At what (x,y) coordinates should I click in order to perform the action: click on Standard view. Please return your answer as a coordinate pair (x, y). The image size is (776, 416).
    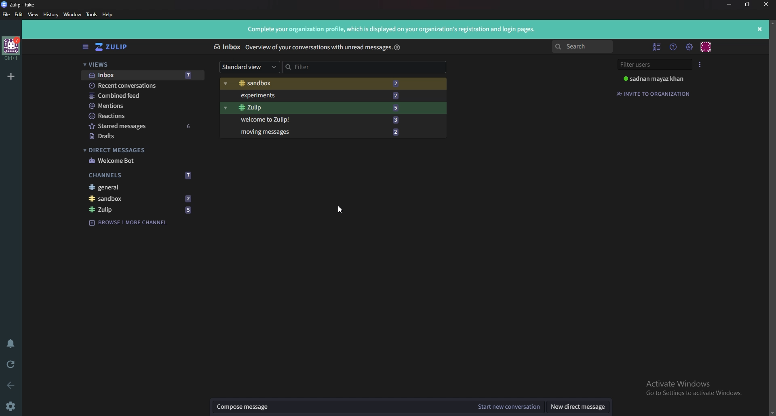
    Looking at the image, I should click on (249, 67).